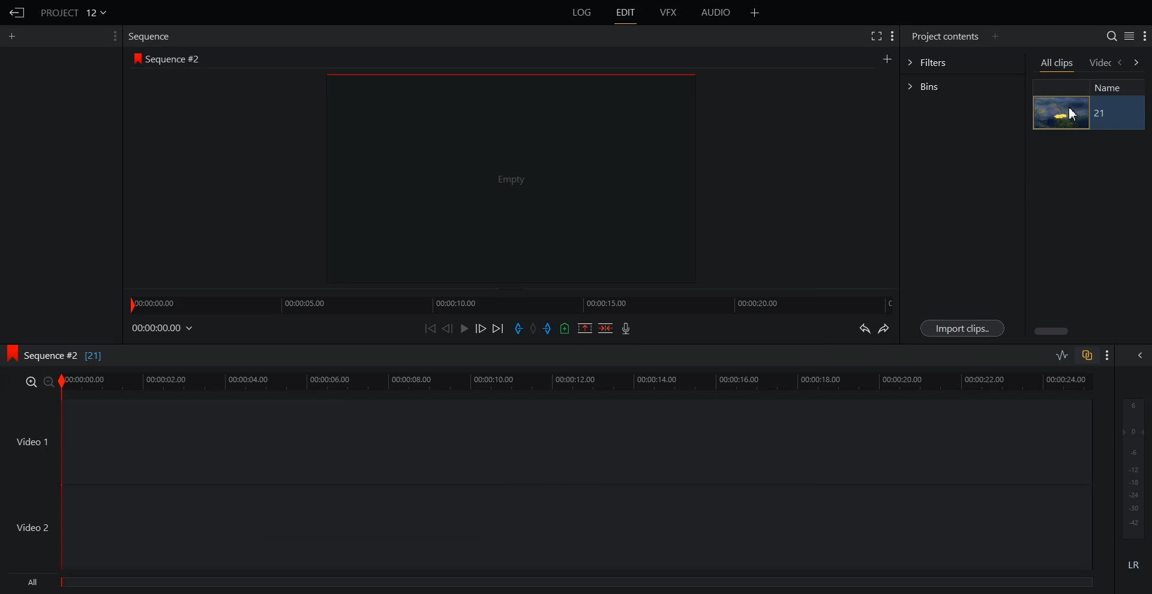 Image resolution: width=1152 pixels, height=594 pixels. Describe the element at coordinates (1112, 88) in the screenshot. I see `Name` at that location.